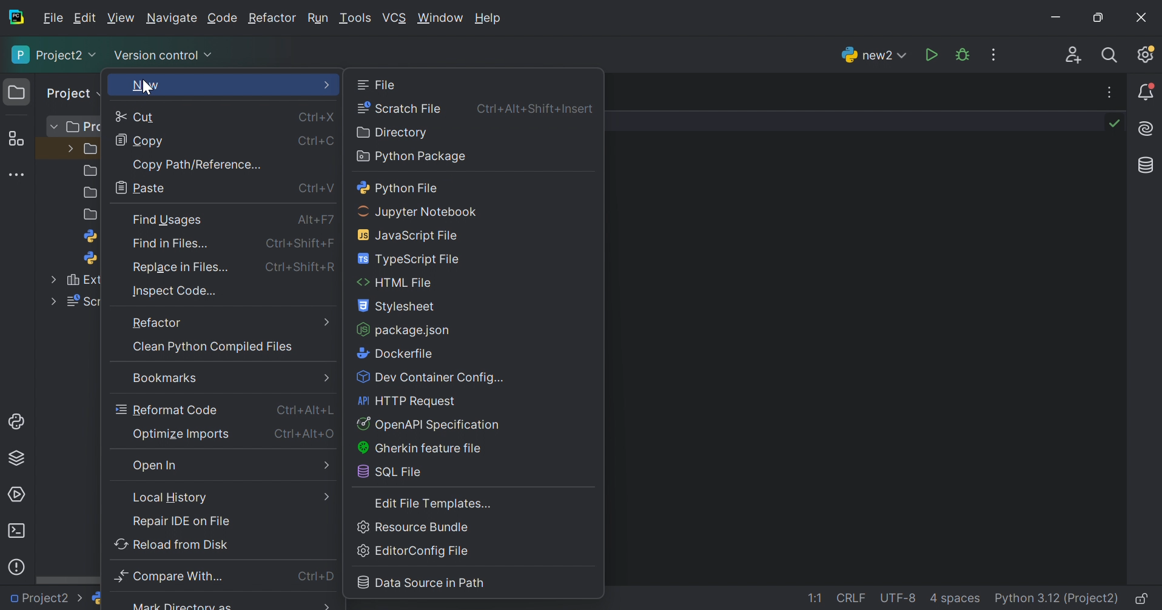 This screenshot has height=610, width=1162. What do you see at coordinates (400, 107) in the screenshot?
I see `Scratch file` at bounding box center [400, 107].